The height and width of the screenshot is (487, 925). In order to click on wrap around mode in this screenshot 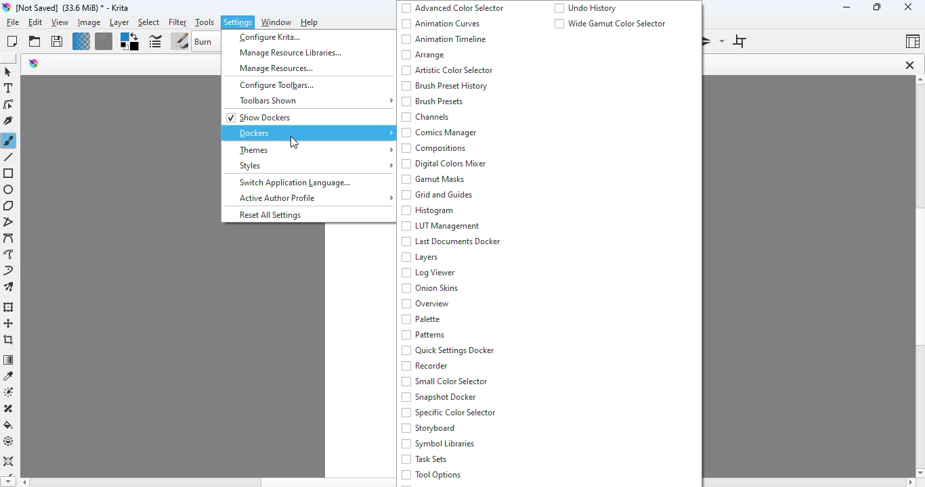, I will do `click(739, 41)`.